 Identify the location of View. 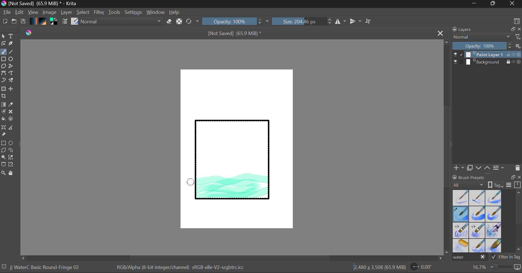
(33, 12).